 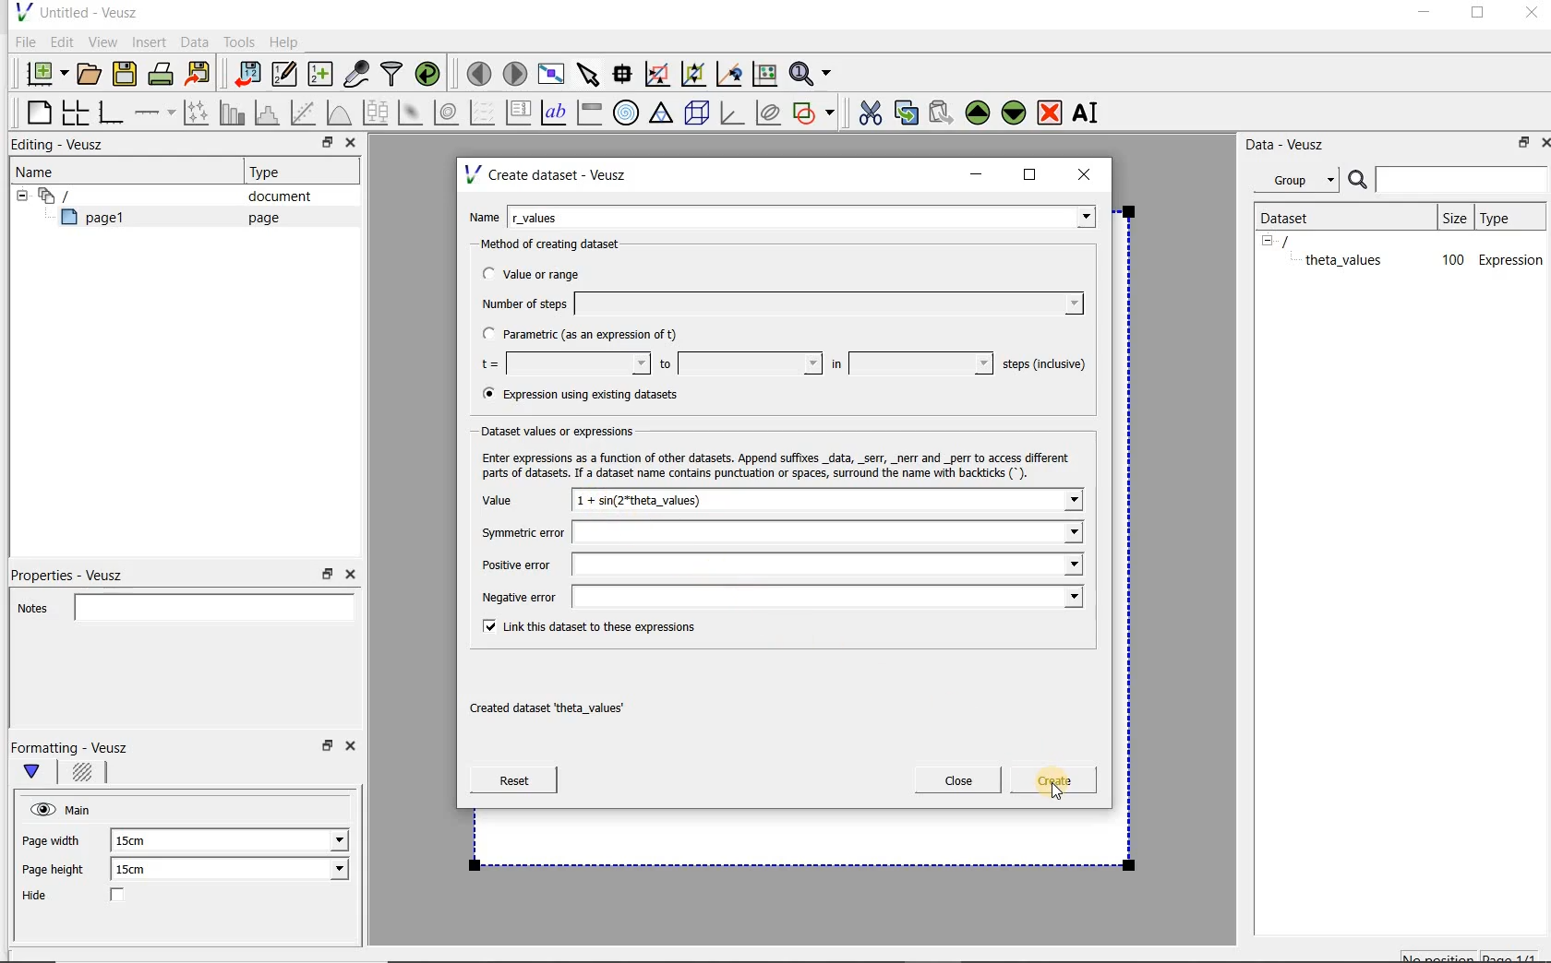 What do you see at coordinates (142, 870) in the screenshot?
I see `15cm` at bounding box center [142, 870].